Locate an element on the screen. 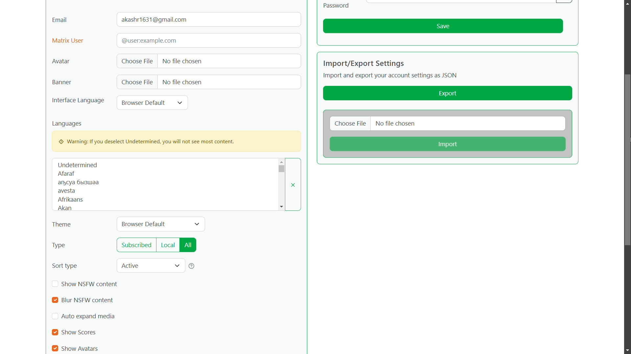 This screenshot has height=354, width=631. theme is located at coordinates (62, 225).